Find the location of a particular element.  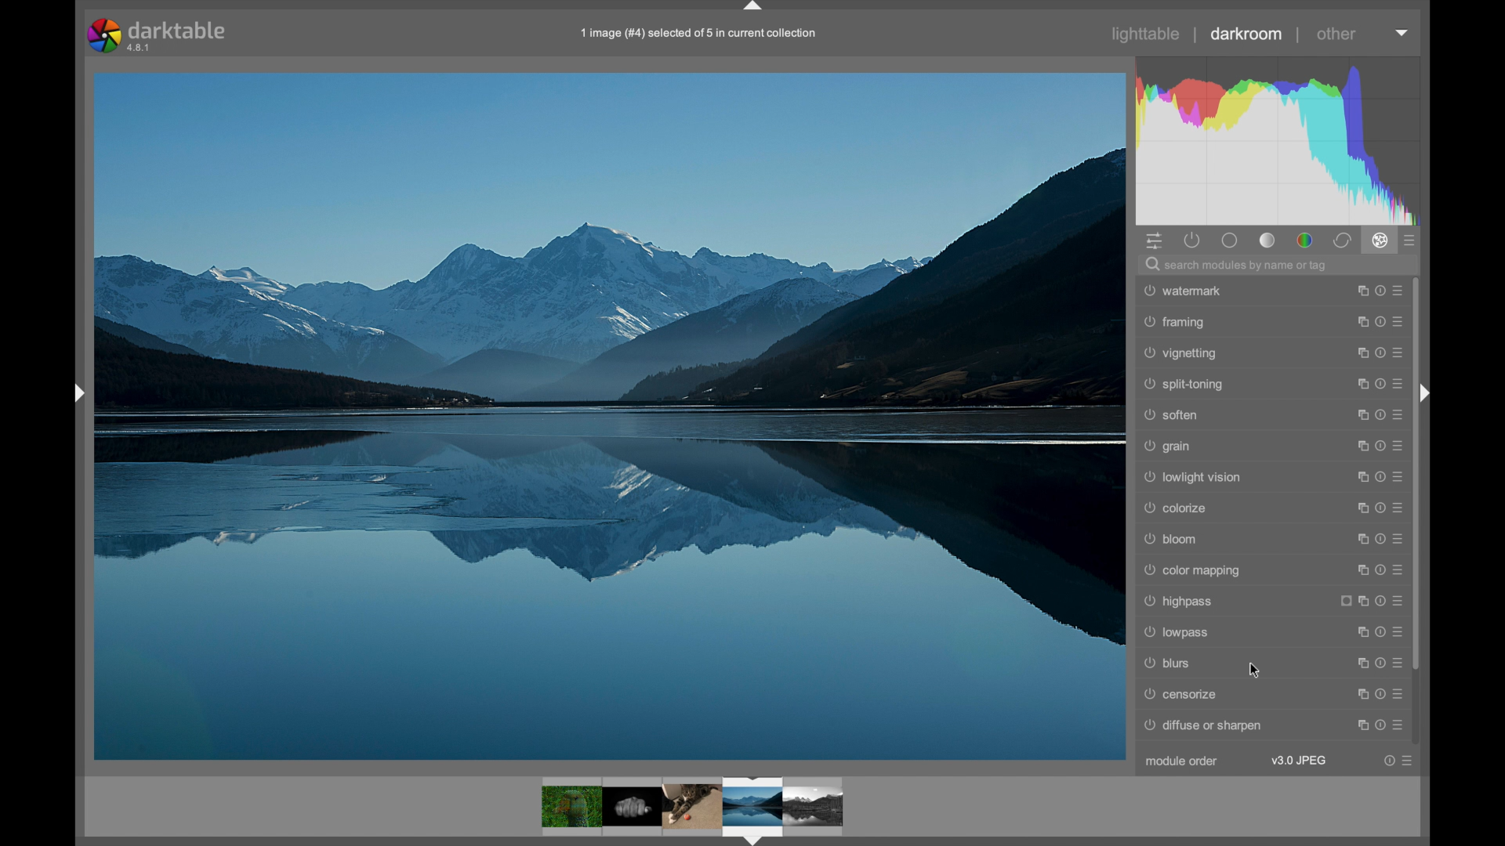

maximize is located at coordinates (1359, 571).